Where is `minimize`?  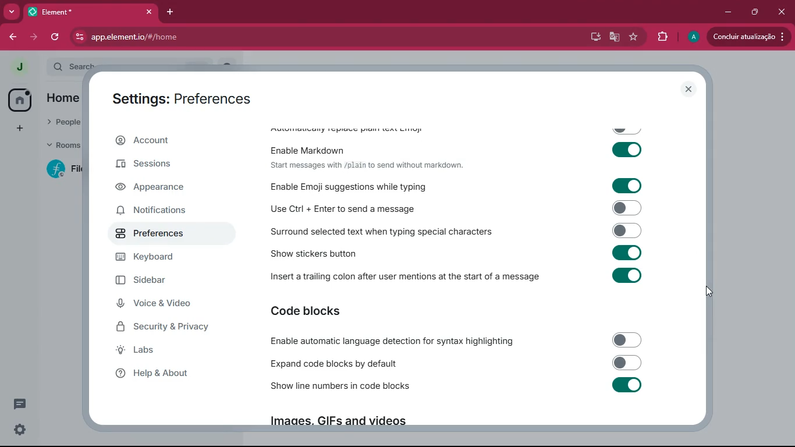
minimize is located at coordinates (726, 12).